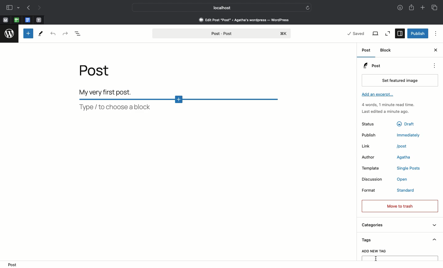  Describe the element at coordinates (367, 51) in the screenshot. I see `Post` at that location.